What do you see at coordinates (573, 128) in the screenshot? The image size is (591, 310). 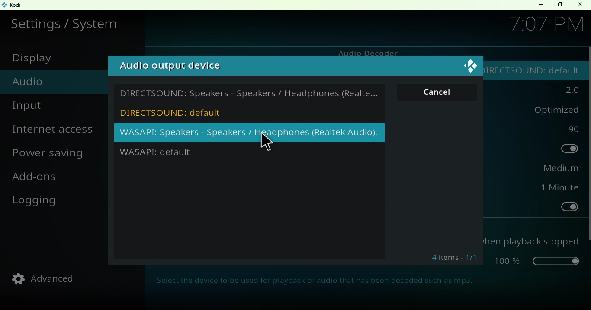 I see `90` at bounding box center [573, 128].